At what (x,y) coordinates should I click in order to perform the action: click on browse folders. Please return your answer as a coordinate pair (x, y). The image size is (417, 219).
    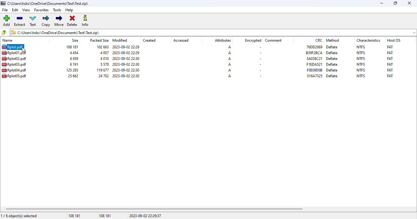
    Looking at the image, I should click on (4, 33).